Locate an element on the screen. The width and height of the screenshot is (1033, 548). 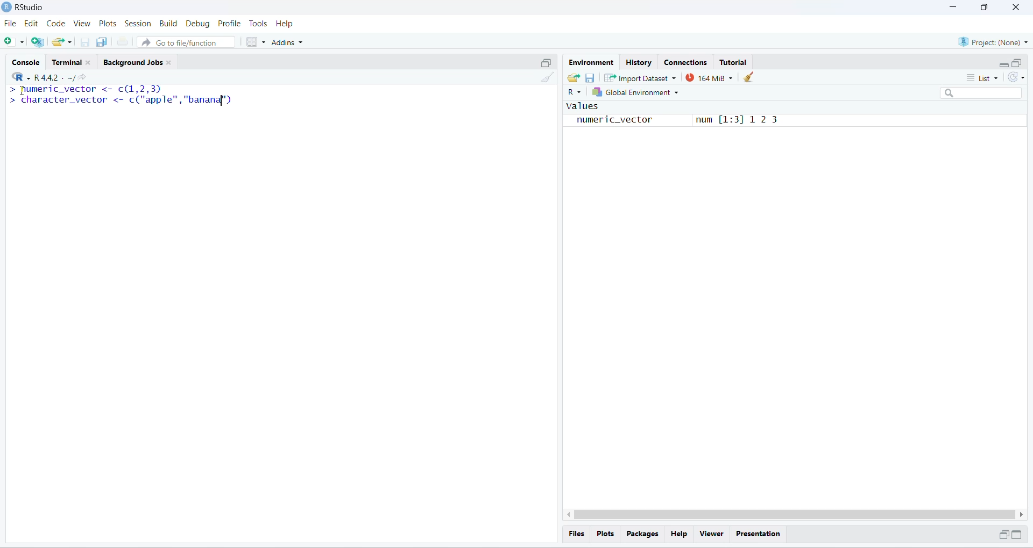
R is located at coordinates (574, 92).